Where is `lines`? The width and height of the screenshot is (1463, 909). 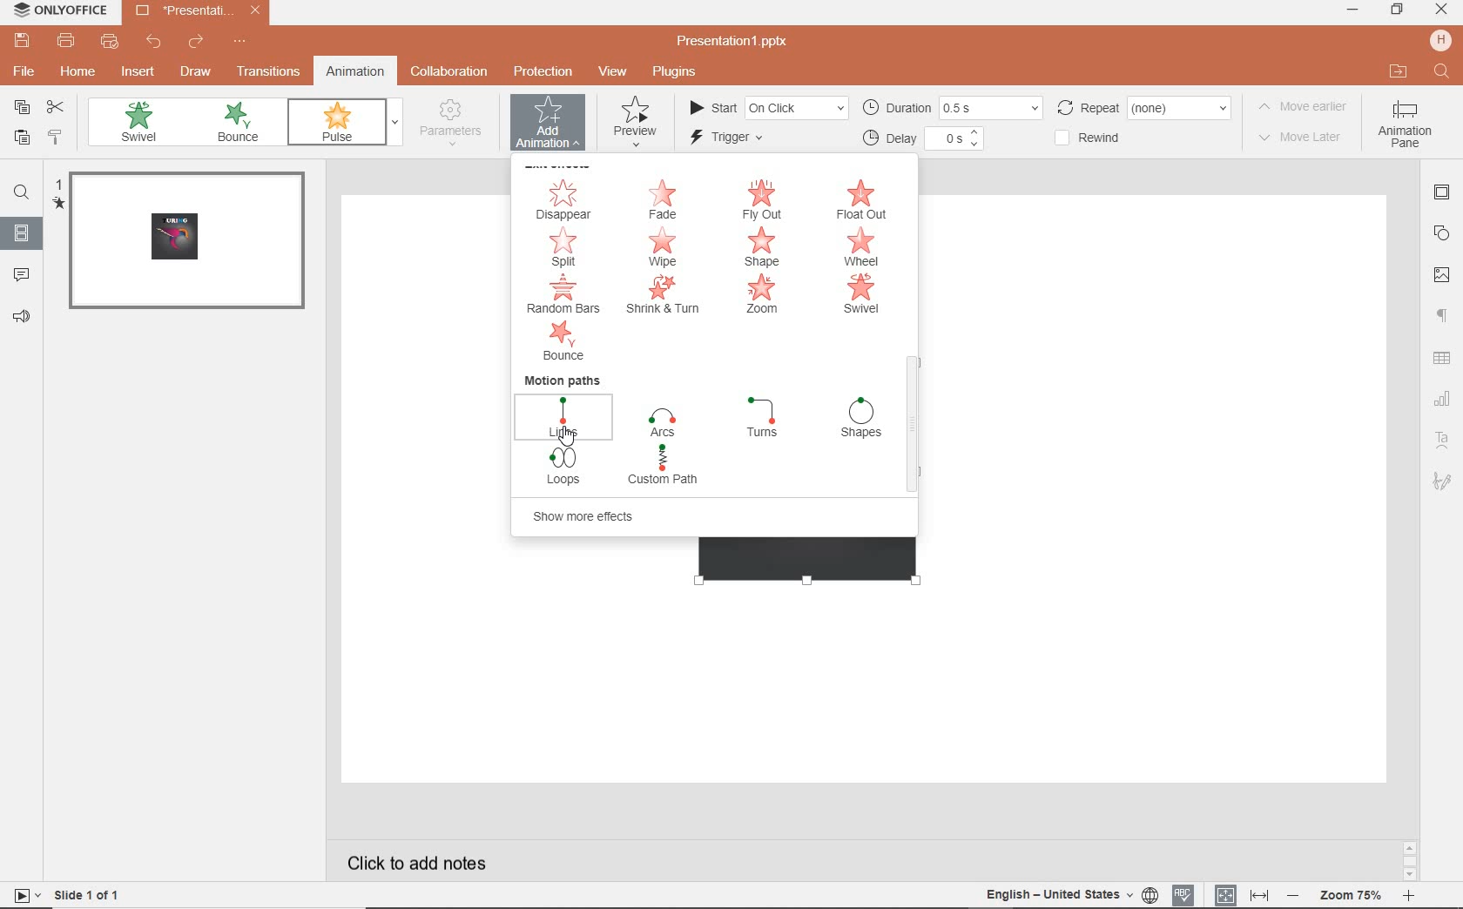
lines is located at coordinates (564, 416).